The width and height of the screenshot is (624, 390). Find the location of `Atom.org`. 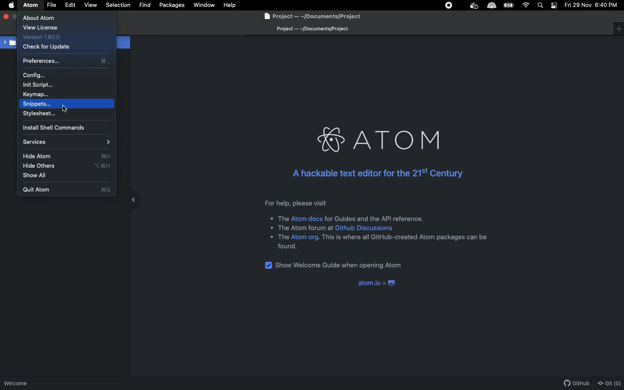

Atom.org is located at coordinates (305, 237).